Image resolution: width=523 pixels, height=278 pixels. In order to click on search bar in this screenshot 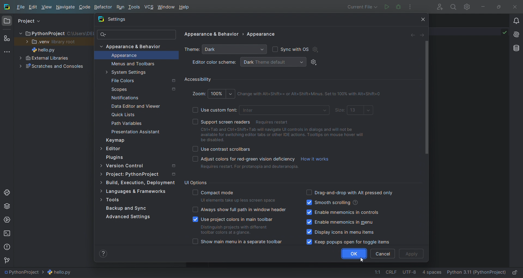, I will do `click(137, 35)`.